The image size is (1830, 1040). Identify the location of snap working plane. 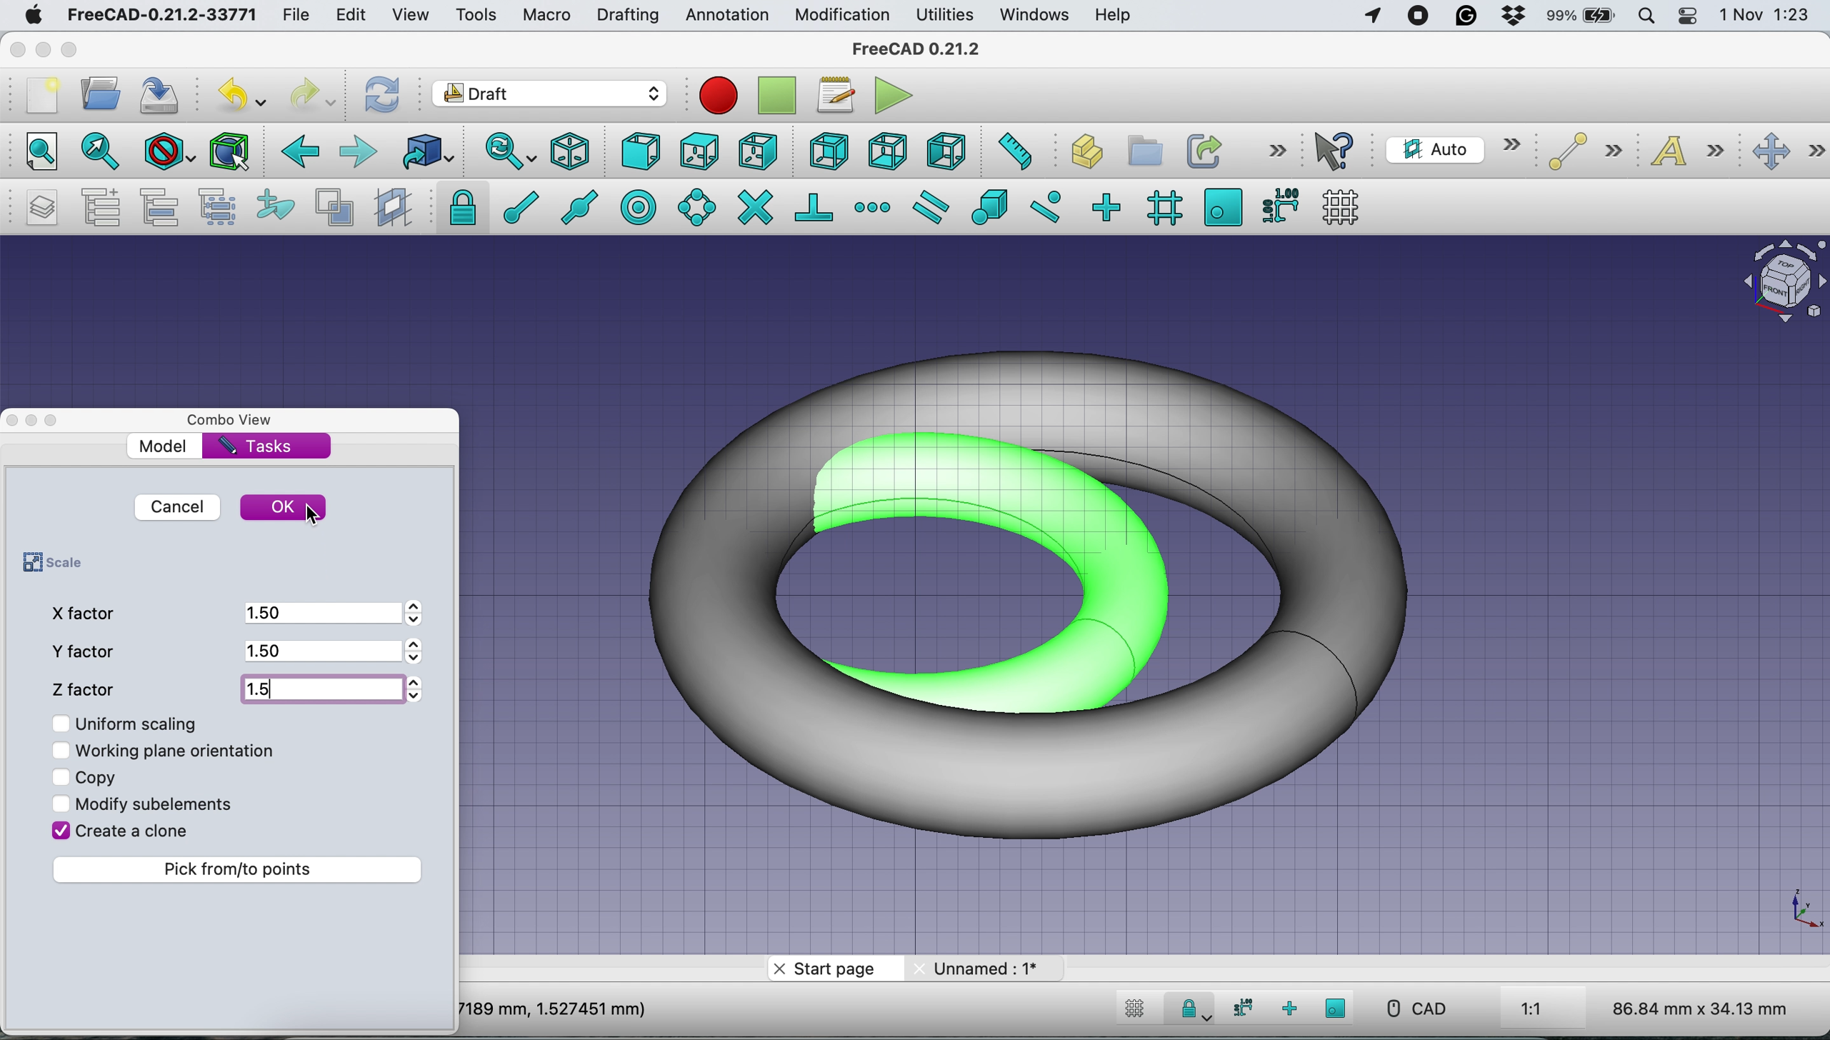
(1223, 206).